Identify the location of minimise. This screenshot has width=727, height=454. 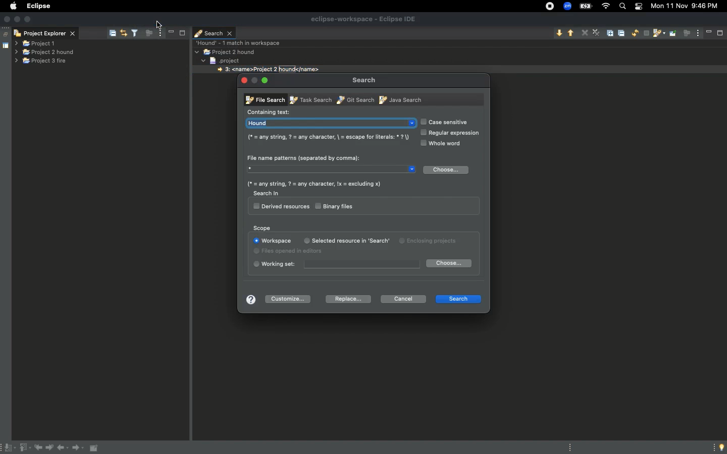
(18, 20).